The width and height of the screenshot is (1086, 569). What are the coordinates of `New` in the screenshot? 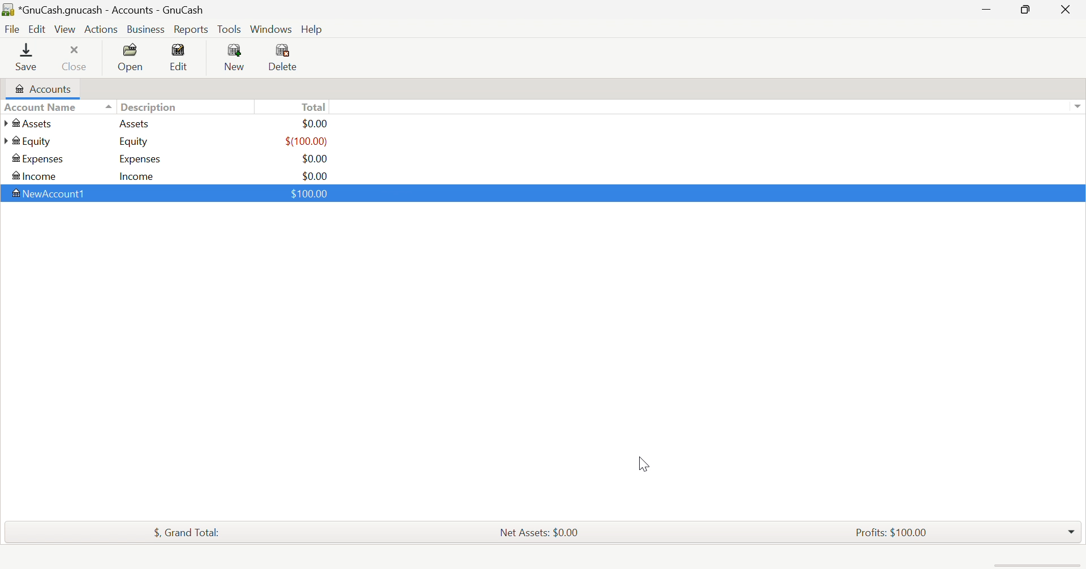 It's located at (236, 57).